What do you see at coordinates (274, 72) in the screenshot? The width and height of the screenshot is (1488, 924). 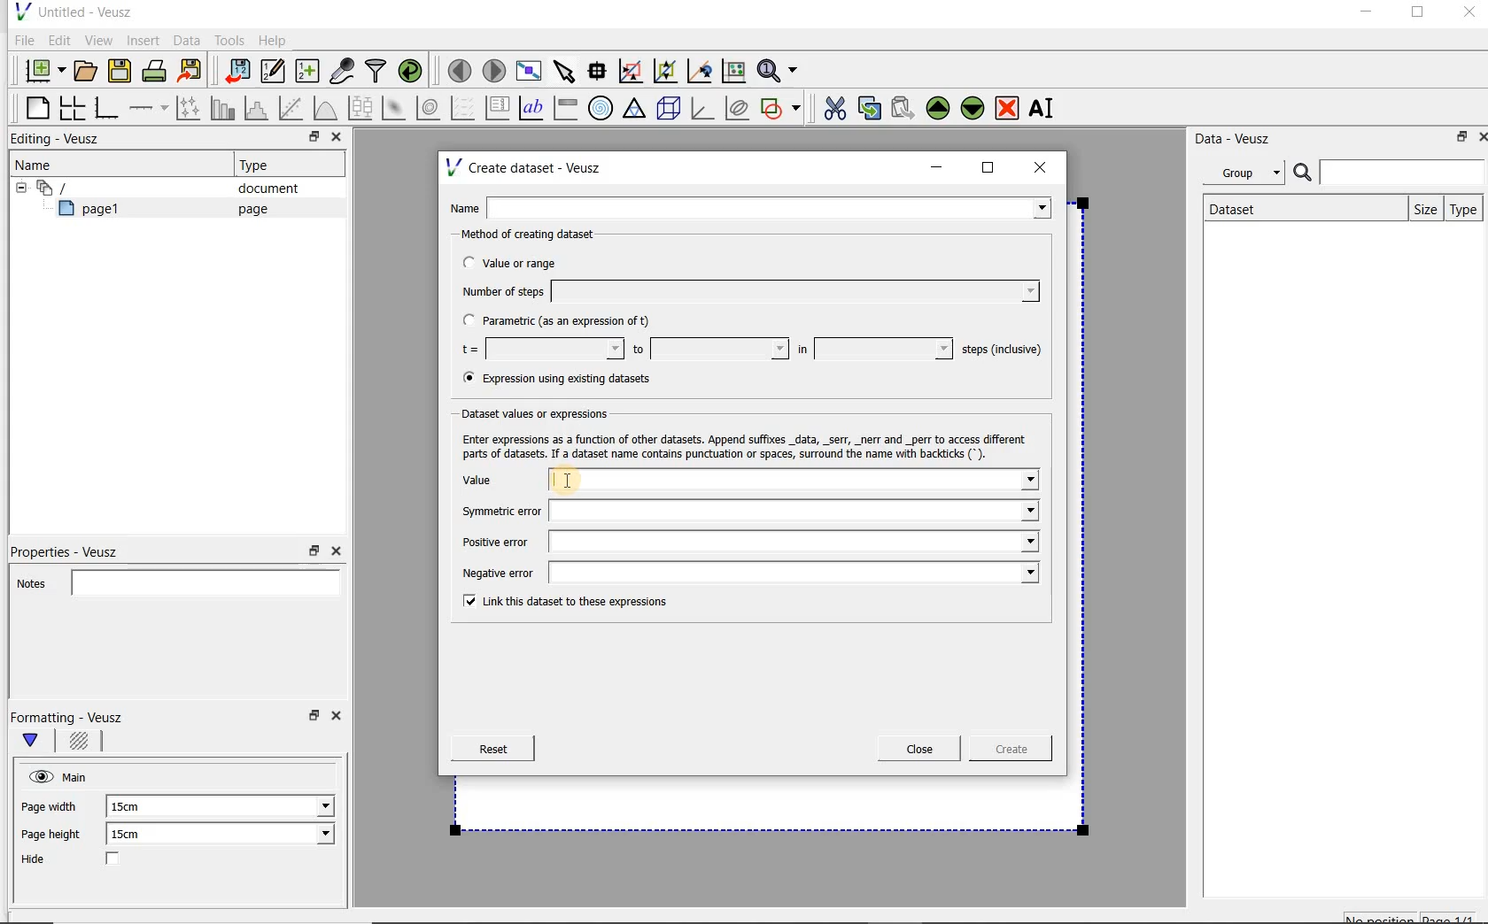 I see `Edit and enter new datasets` at bounding box center [274, 72].